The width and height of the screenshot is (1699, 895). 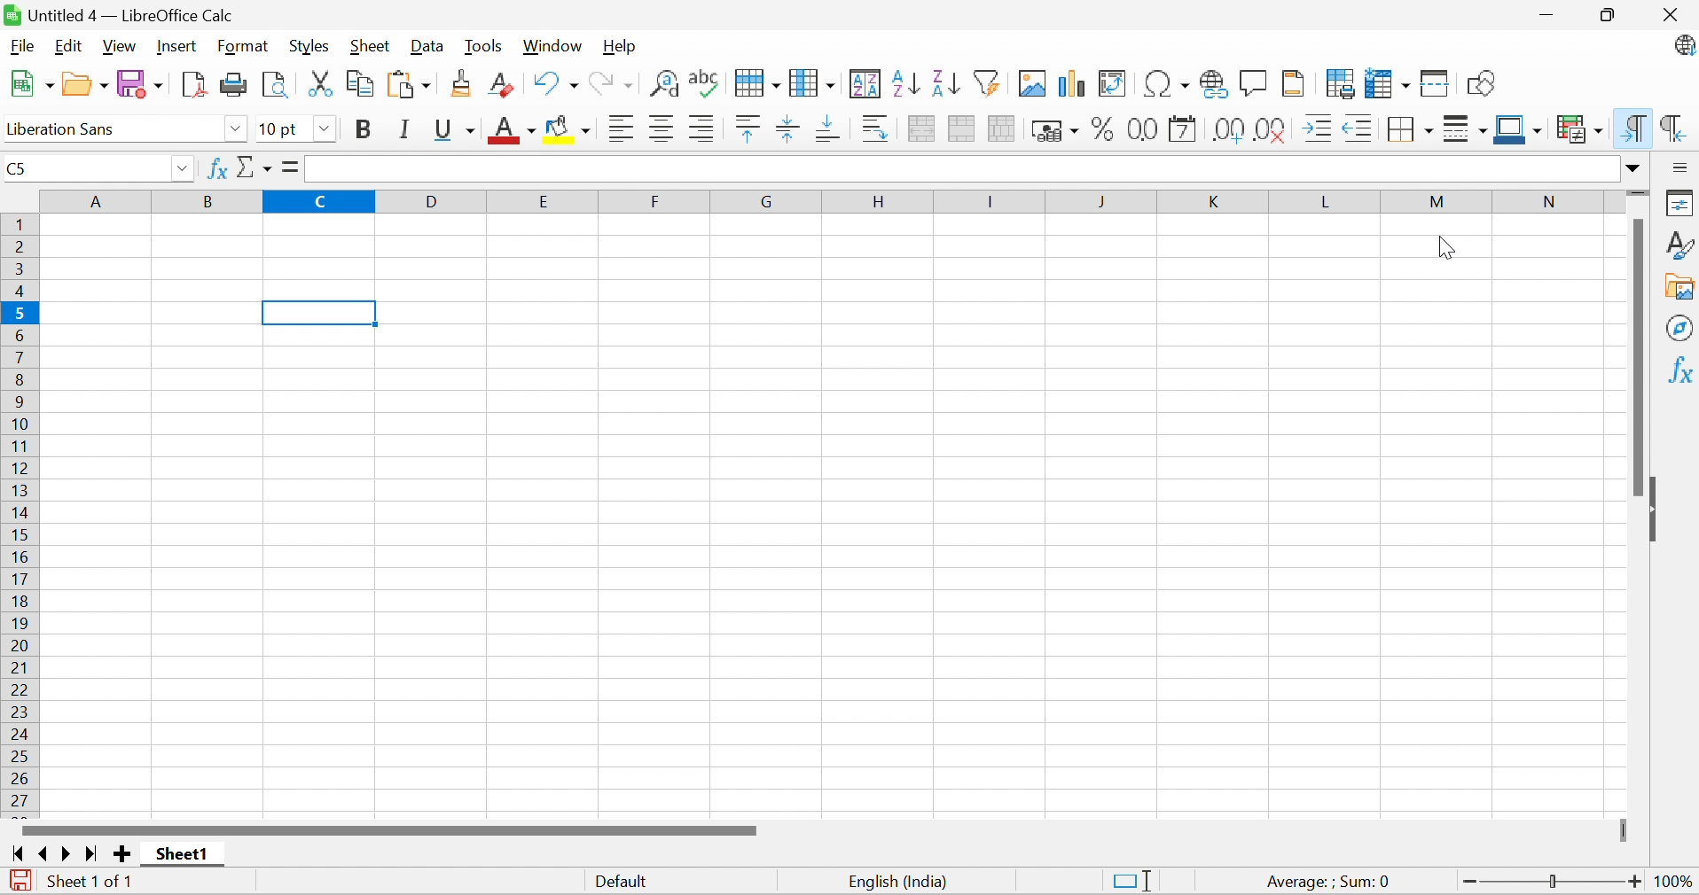 What do you see at coordinates (120, 47) in the screenshot?
I see `View` at bounding box center [120, 47].